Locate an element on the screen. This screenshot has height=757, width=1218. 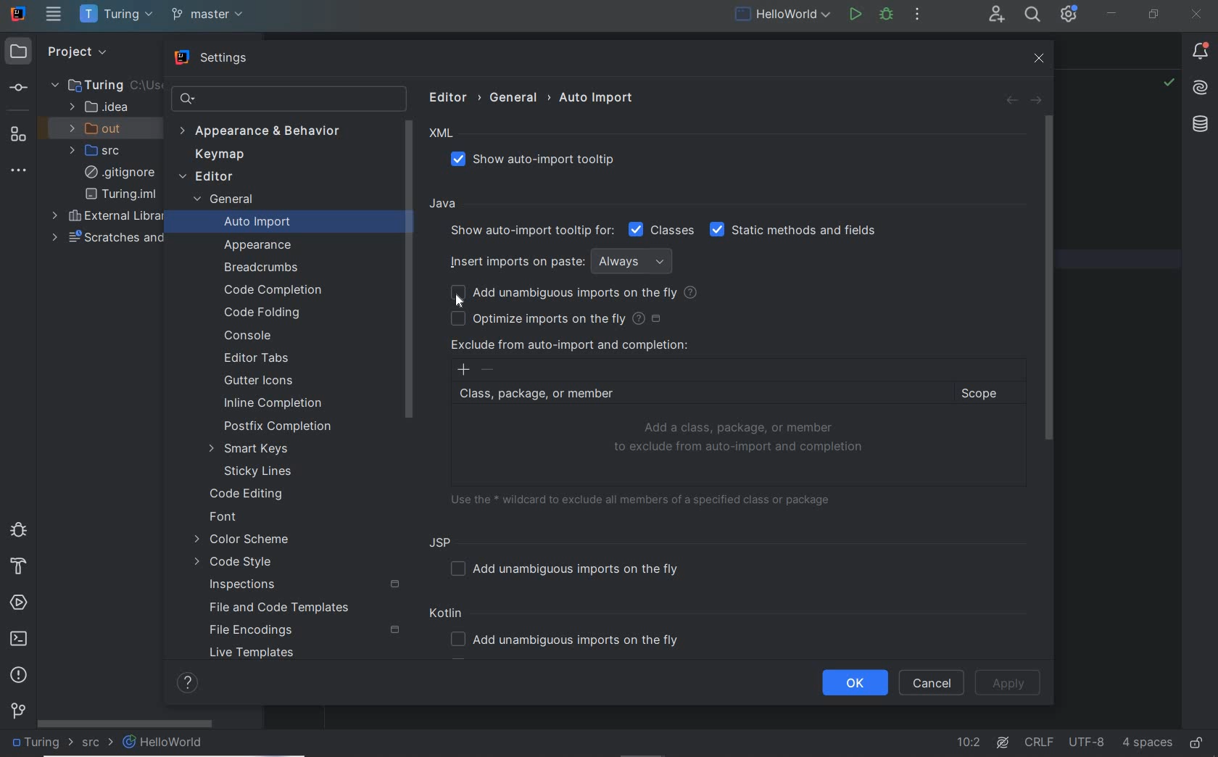
OPTIMIZE IMPORTS ON THE FLY is located at coordinates (557, 318).